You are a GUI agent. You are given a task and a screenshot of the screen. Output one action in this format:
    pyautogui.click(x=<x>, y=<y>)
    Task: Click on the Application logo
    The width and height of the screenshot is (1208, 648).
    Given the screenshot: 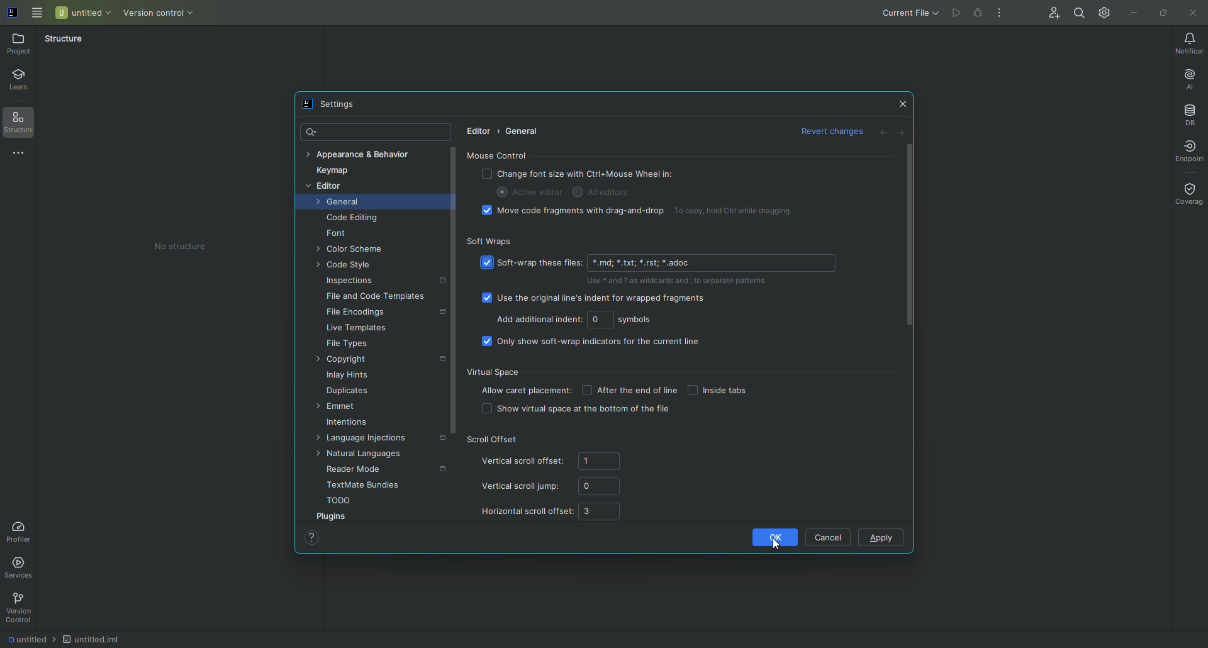 What is the action you would take?
    pyautogui.click(x=15, y=15)
    